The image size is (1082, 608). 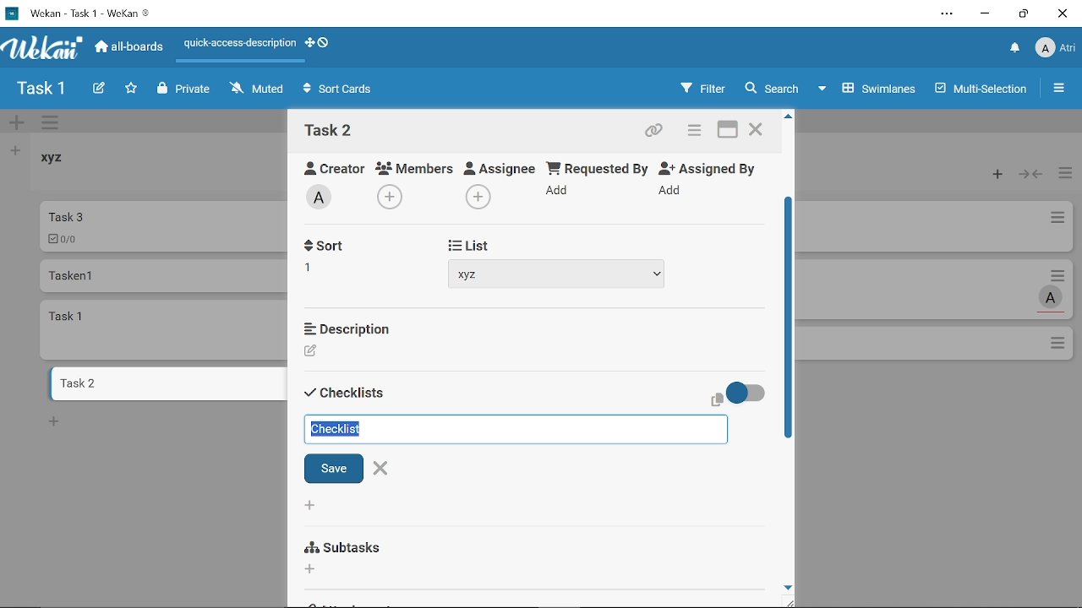 I want to click on Vertical scrollbar, so click(x=790, y=316).